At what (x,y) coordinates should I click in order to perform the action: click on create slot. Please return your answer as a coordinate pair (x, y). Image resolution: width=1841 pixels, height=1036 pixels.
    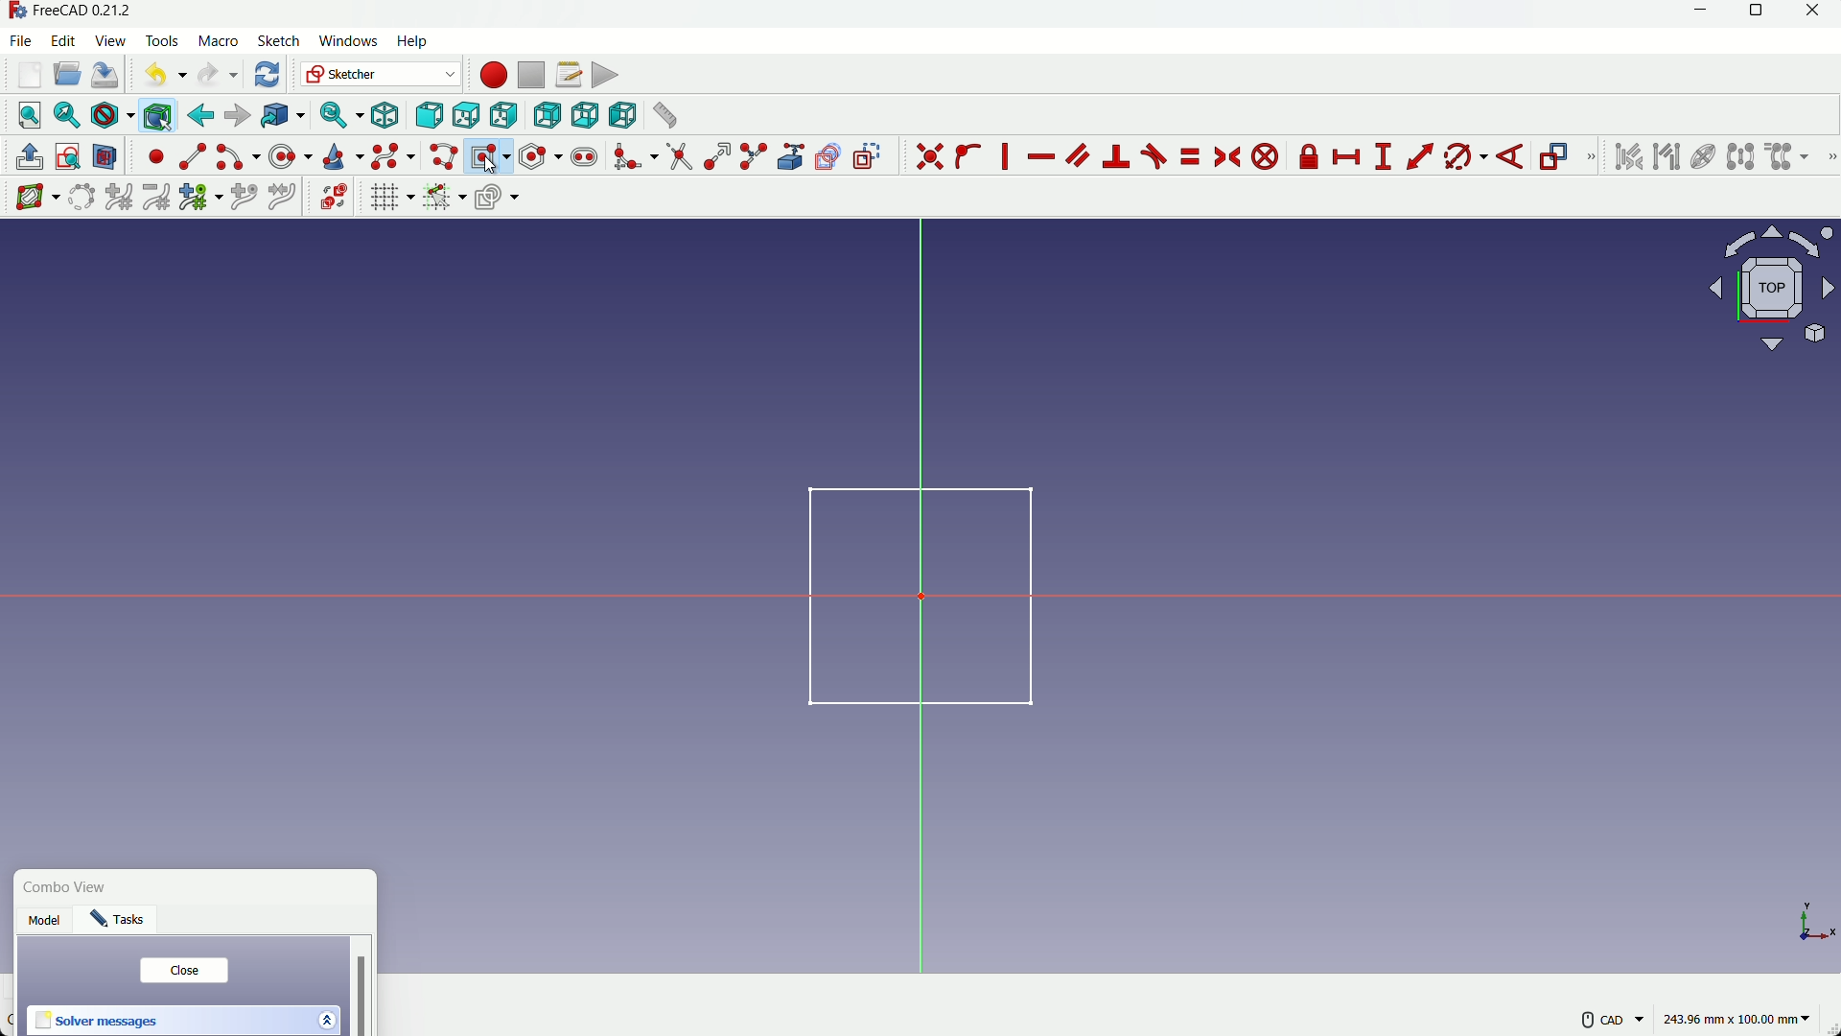
    Looking at the image, I should click on (584, 157).